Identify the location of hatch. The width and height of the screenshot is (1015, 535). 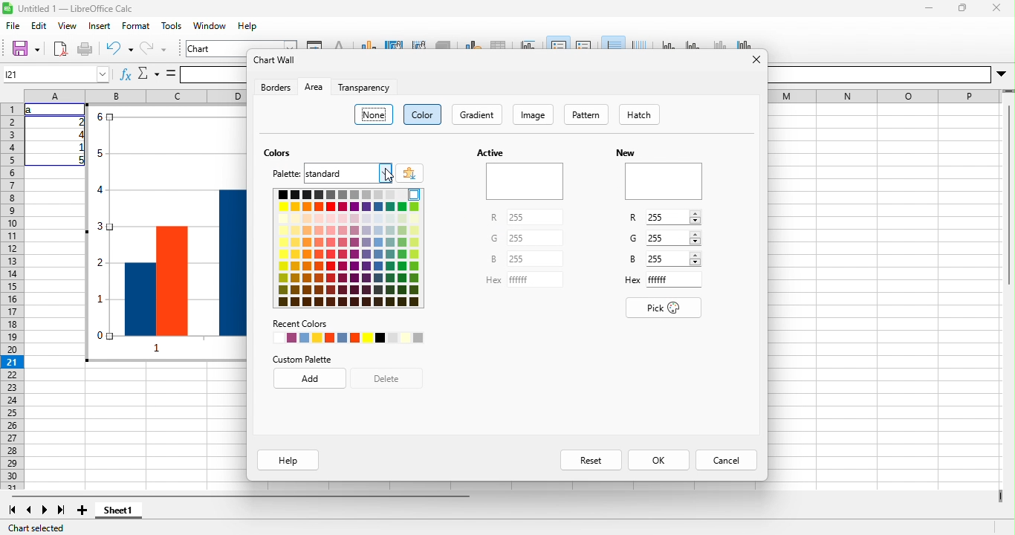
(639, 114).